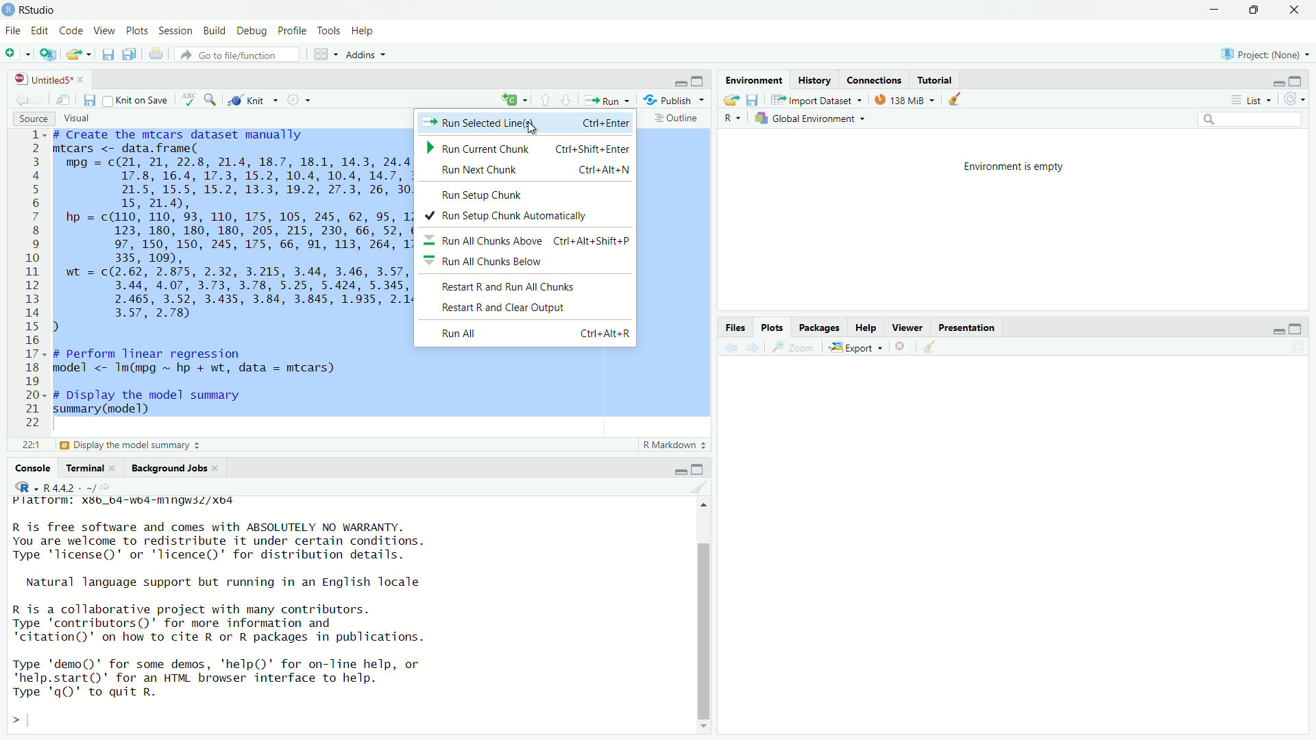 This screenshot has height=740, width=1316. What do you see at coordinates (213, 31) in the screenshot?
I see `build` at bounding box center [213, 31].